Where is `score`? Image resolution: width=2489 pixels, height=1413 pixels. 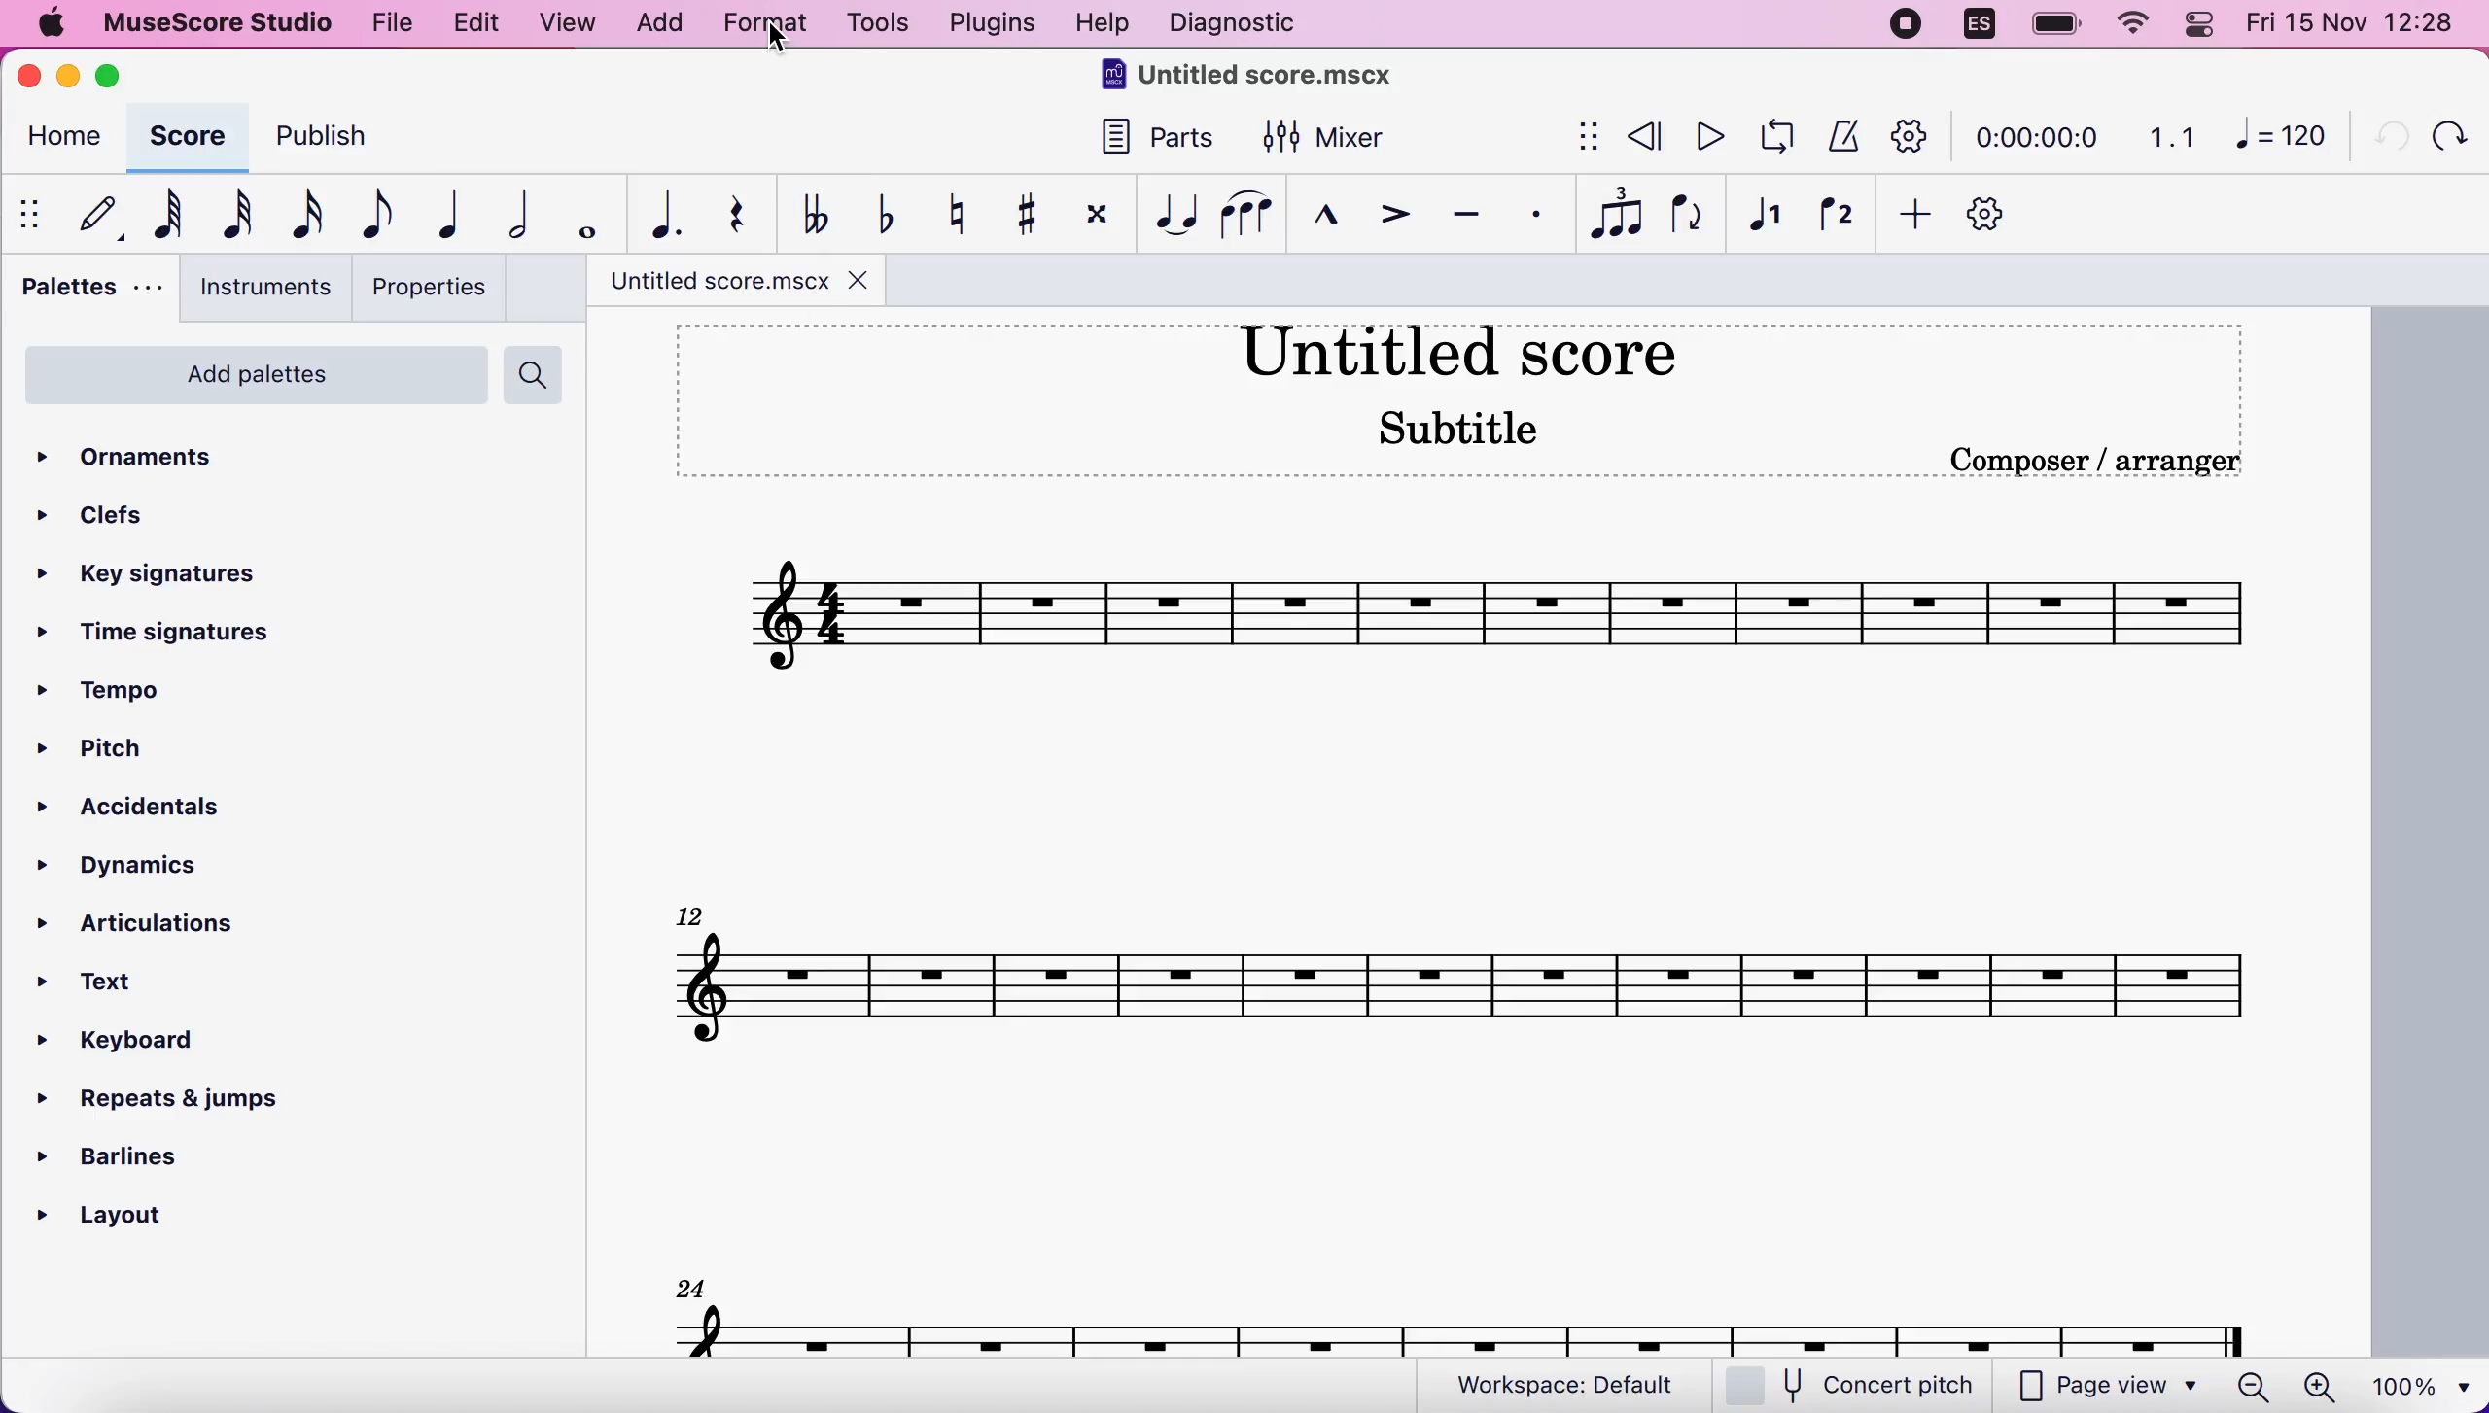 score is located at coordinates (184, 136).